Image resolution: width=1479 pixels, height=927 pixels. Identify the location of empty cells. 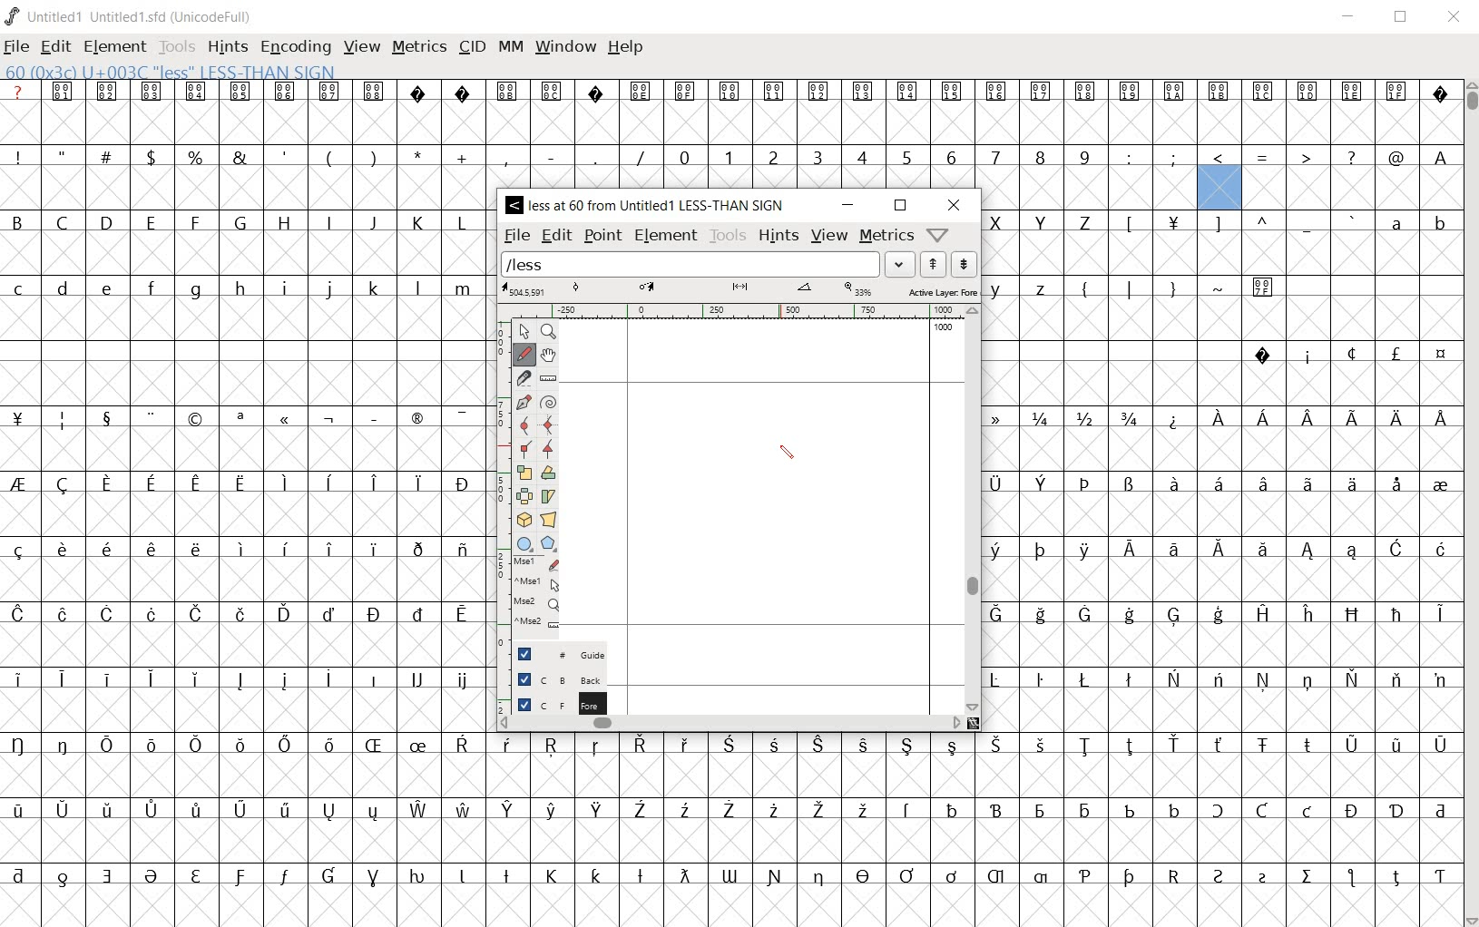
(1219, 384).